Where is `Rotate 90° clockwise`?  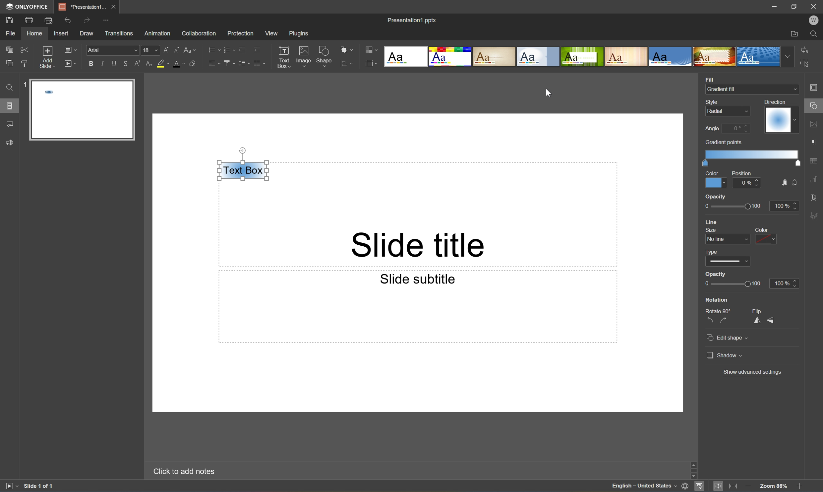
Rotate 90° clockwise is located at coordinates (725, 320).